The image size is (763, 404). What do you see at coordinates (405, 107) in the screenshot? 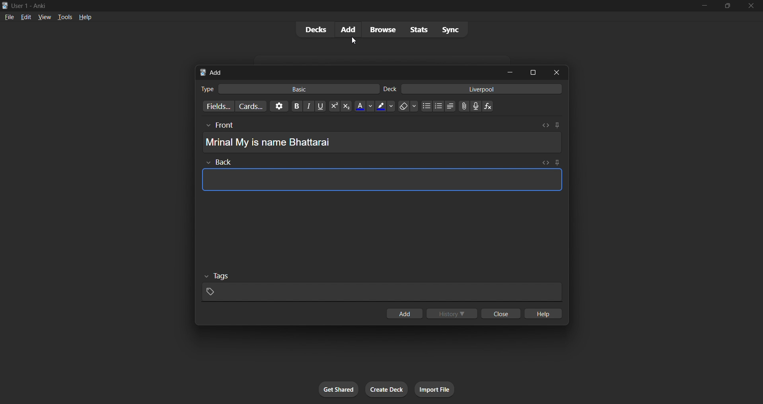
I see `erase formatting` at bounding box center [405, 107].